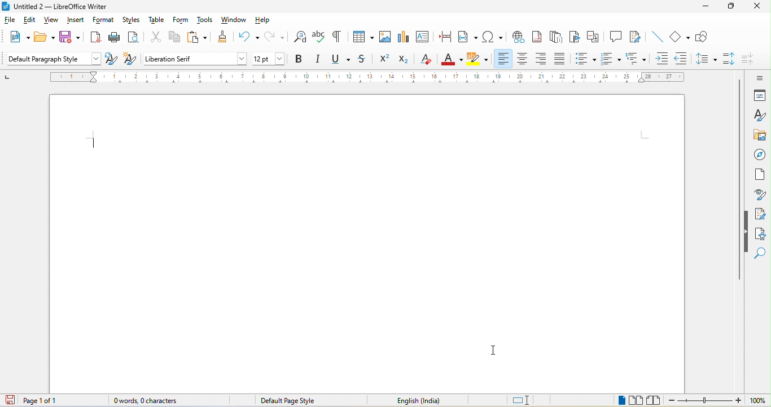 The width and height of the screenshot is (771, 407). What do you see at coordinates (538, 38) in the screenshot?
I see `footnote` at bounding box center [538, 38].